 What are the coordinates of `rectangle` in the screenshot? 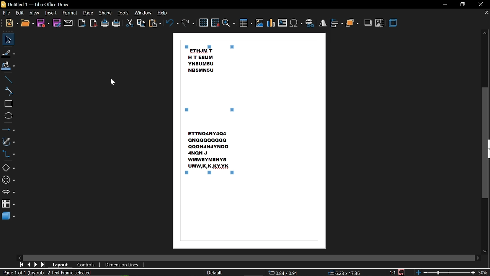 It's located at (8, 104).